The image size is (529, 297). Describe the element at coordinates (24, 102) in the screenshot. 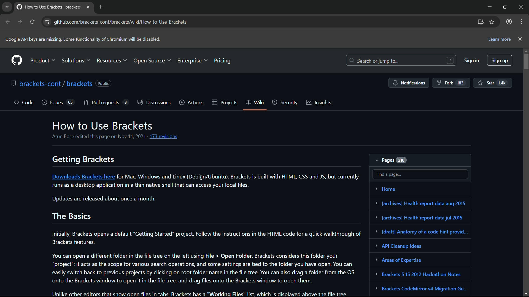

I see `code` at that location.